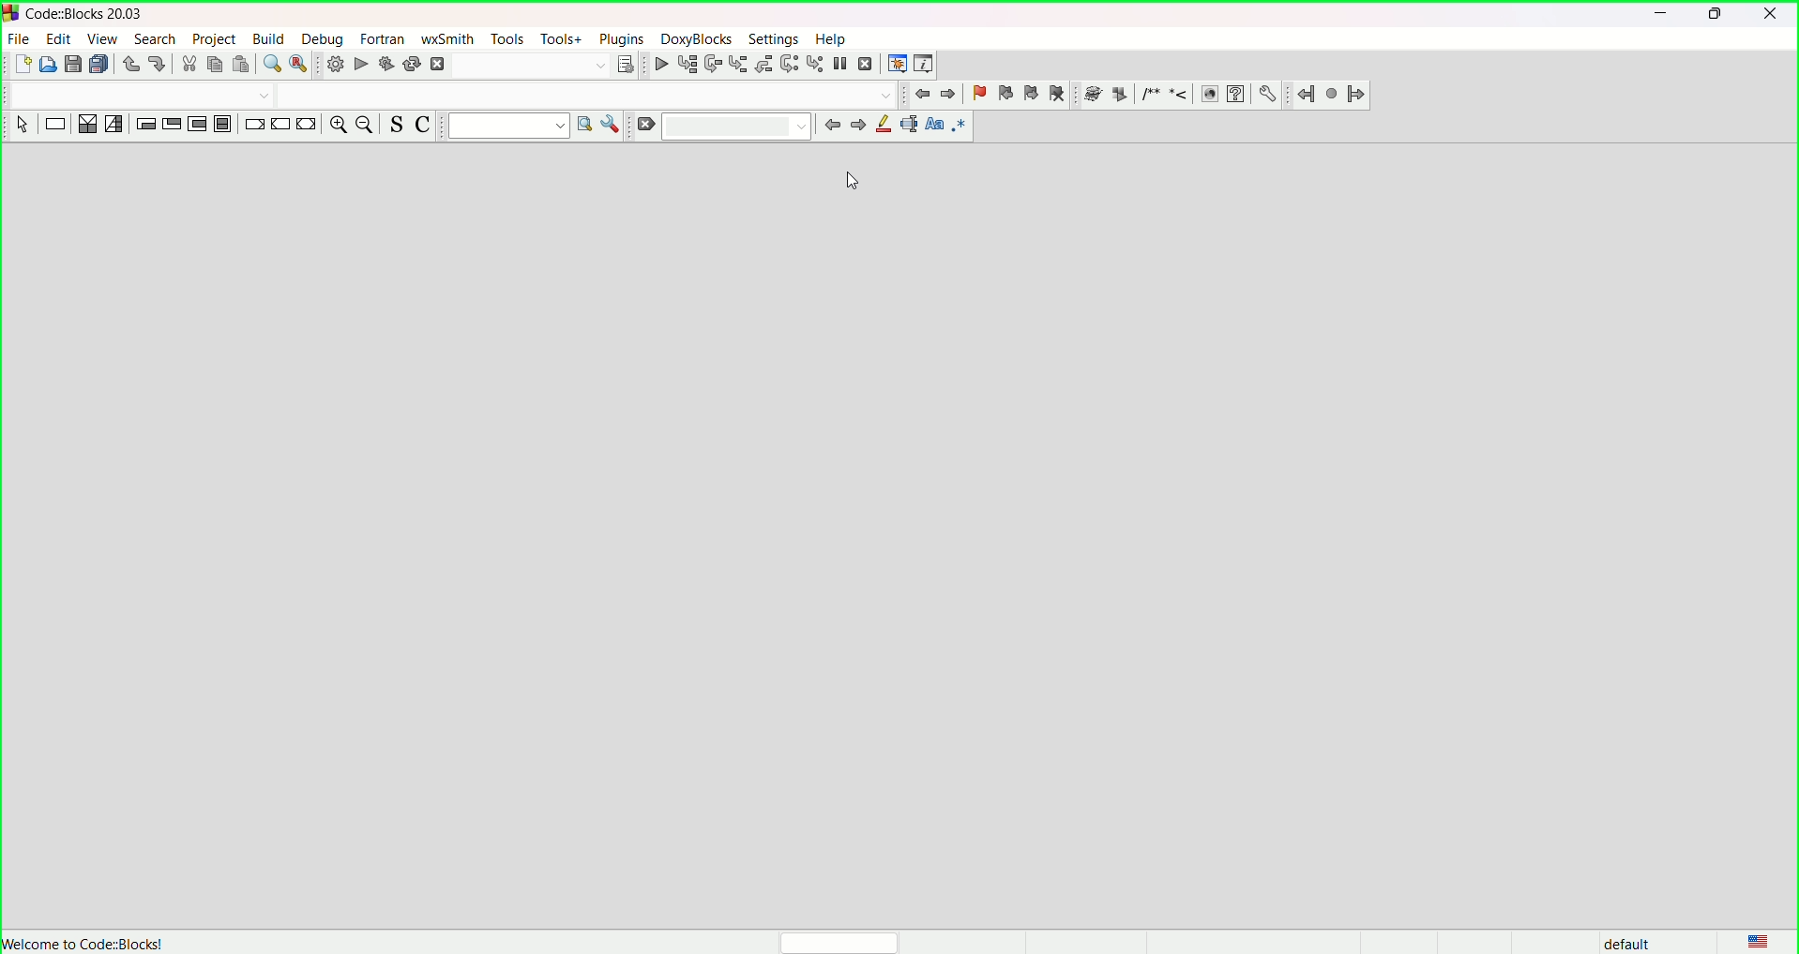  What do you see at coordinates (858, 127) in the screenshot?
I see `next` at bounding box center [858, 127].